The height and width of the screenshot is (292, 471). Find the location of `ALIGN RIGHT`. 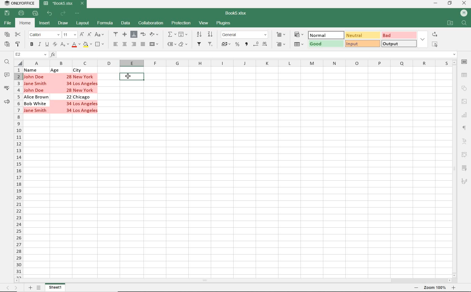

ALIGN RIGHT is located at coordinates (134, 45).